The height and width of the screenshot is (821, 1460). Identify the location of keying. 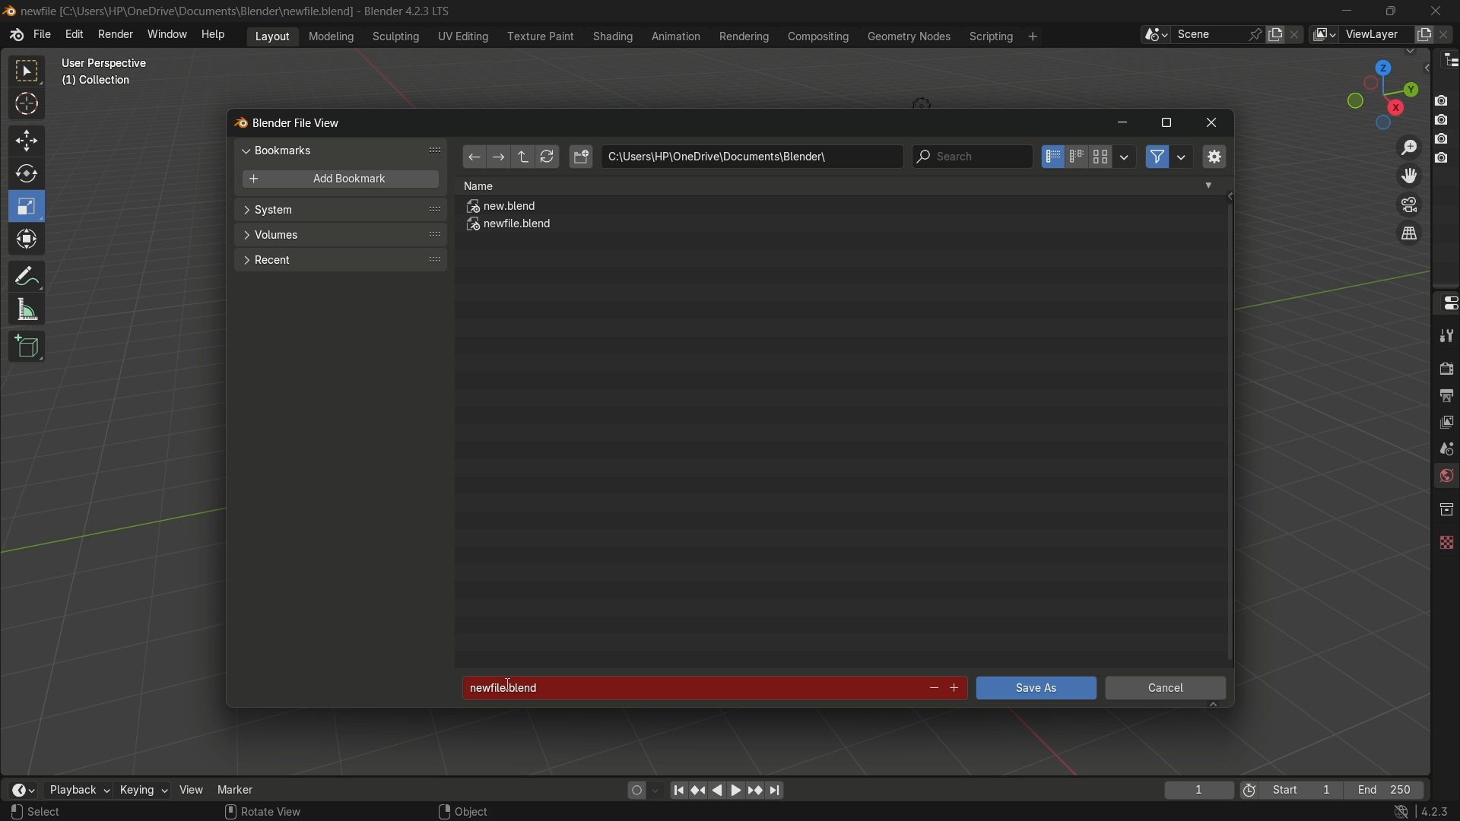
(142, 791).